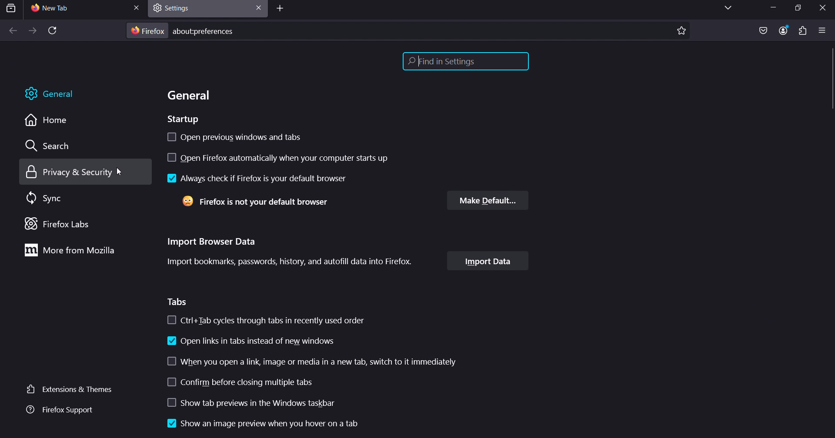 The height and width of the screenshot is (438, 835). Describe the element at coordinates (763, 31) in the screenshot. I see `save as pocket` at that location.